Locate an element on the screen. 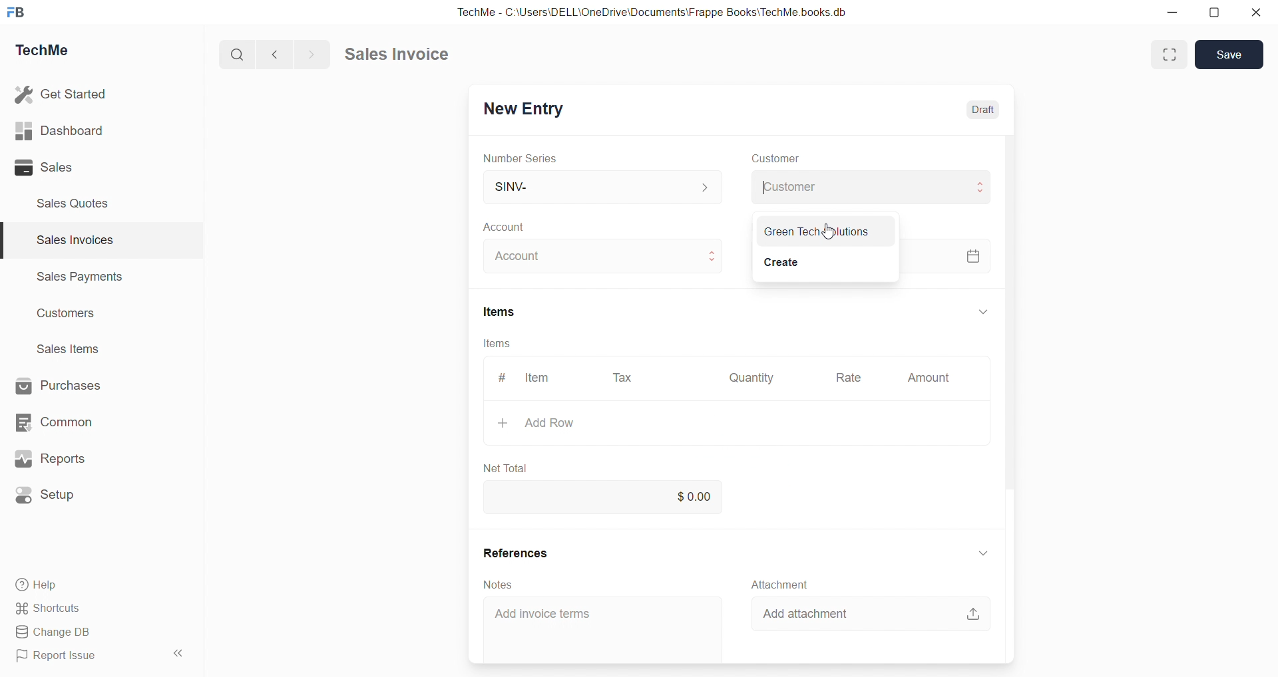 This screenshot has height=677, width=1278. Sales items is located at coordinates (69, 348).